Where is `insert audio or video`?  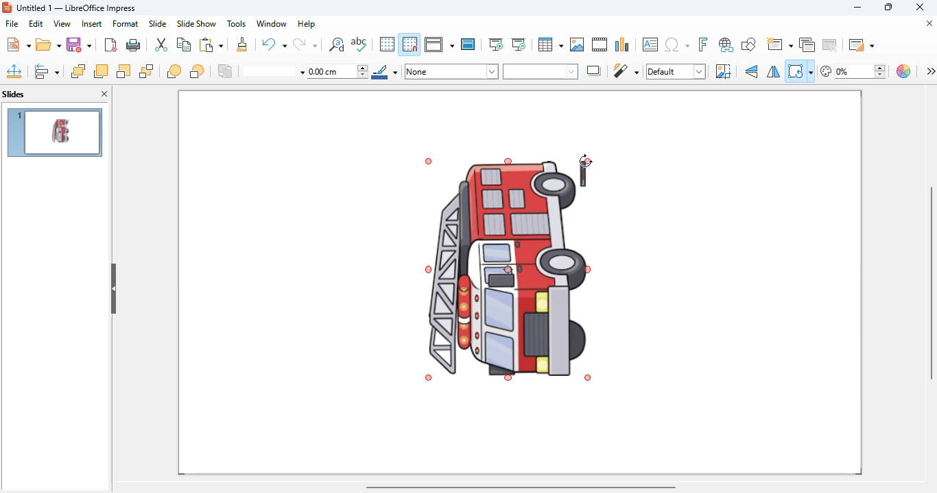
insert audio or video is located at coordinates (600, 45).